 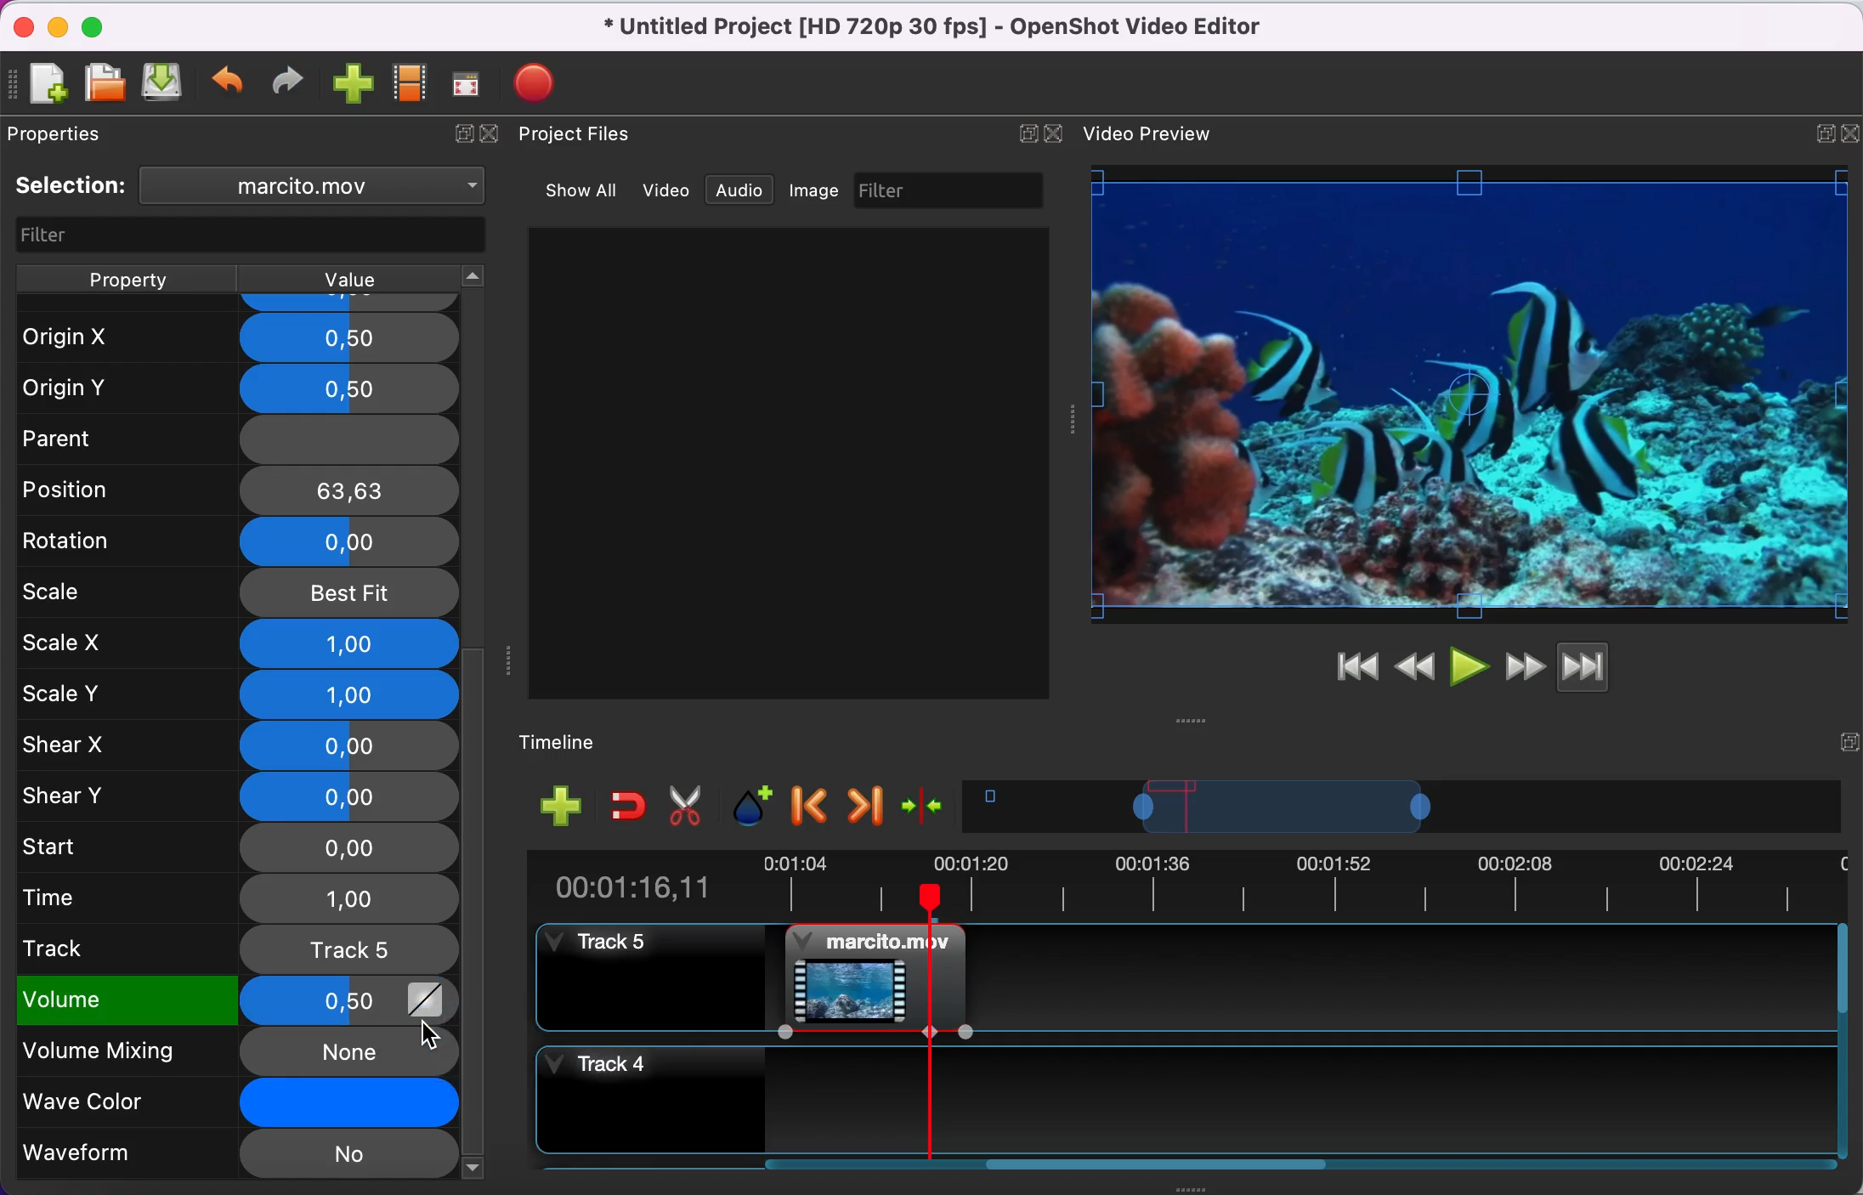 What do you see at coordinates (1058, 132) in the screenshot?
I see `close` at bounding box center [1058, 132].